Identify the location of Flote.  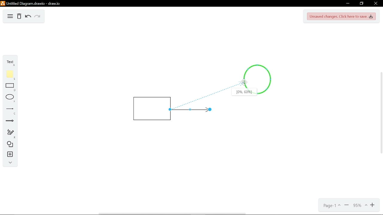
(9, 75).